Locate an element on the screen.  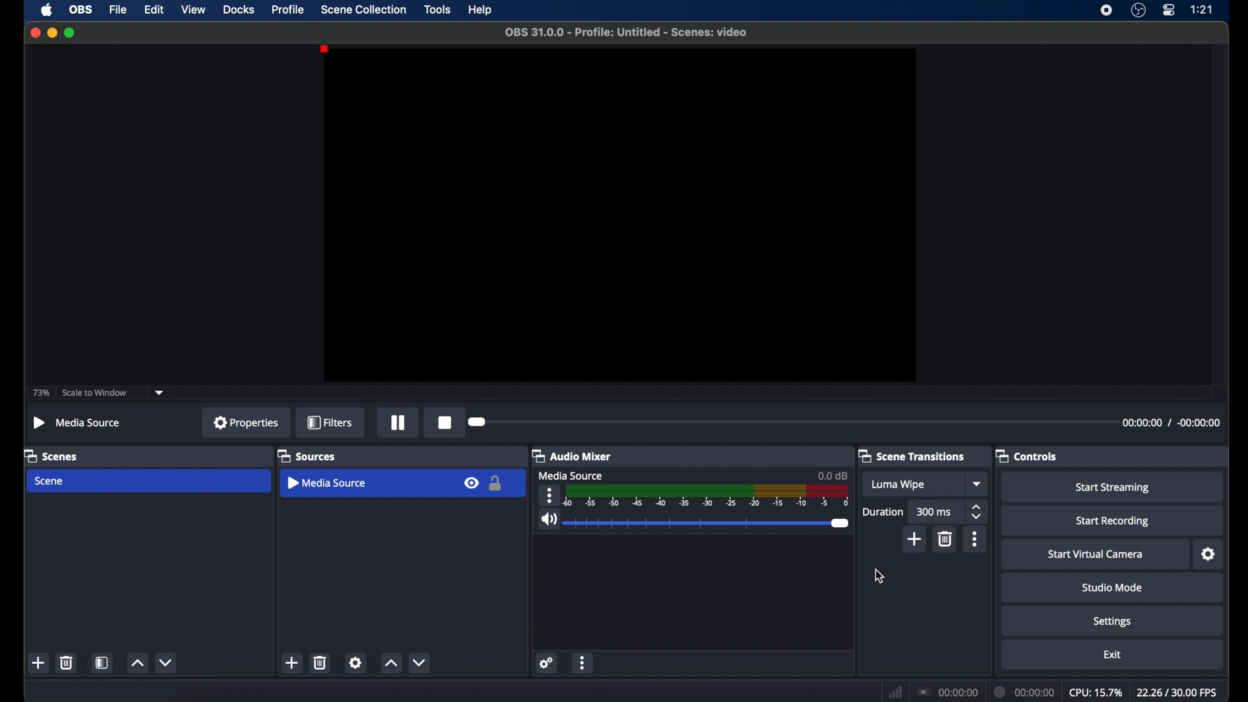
settings is located at coordinates (546, 662).